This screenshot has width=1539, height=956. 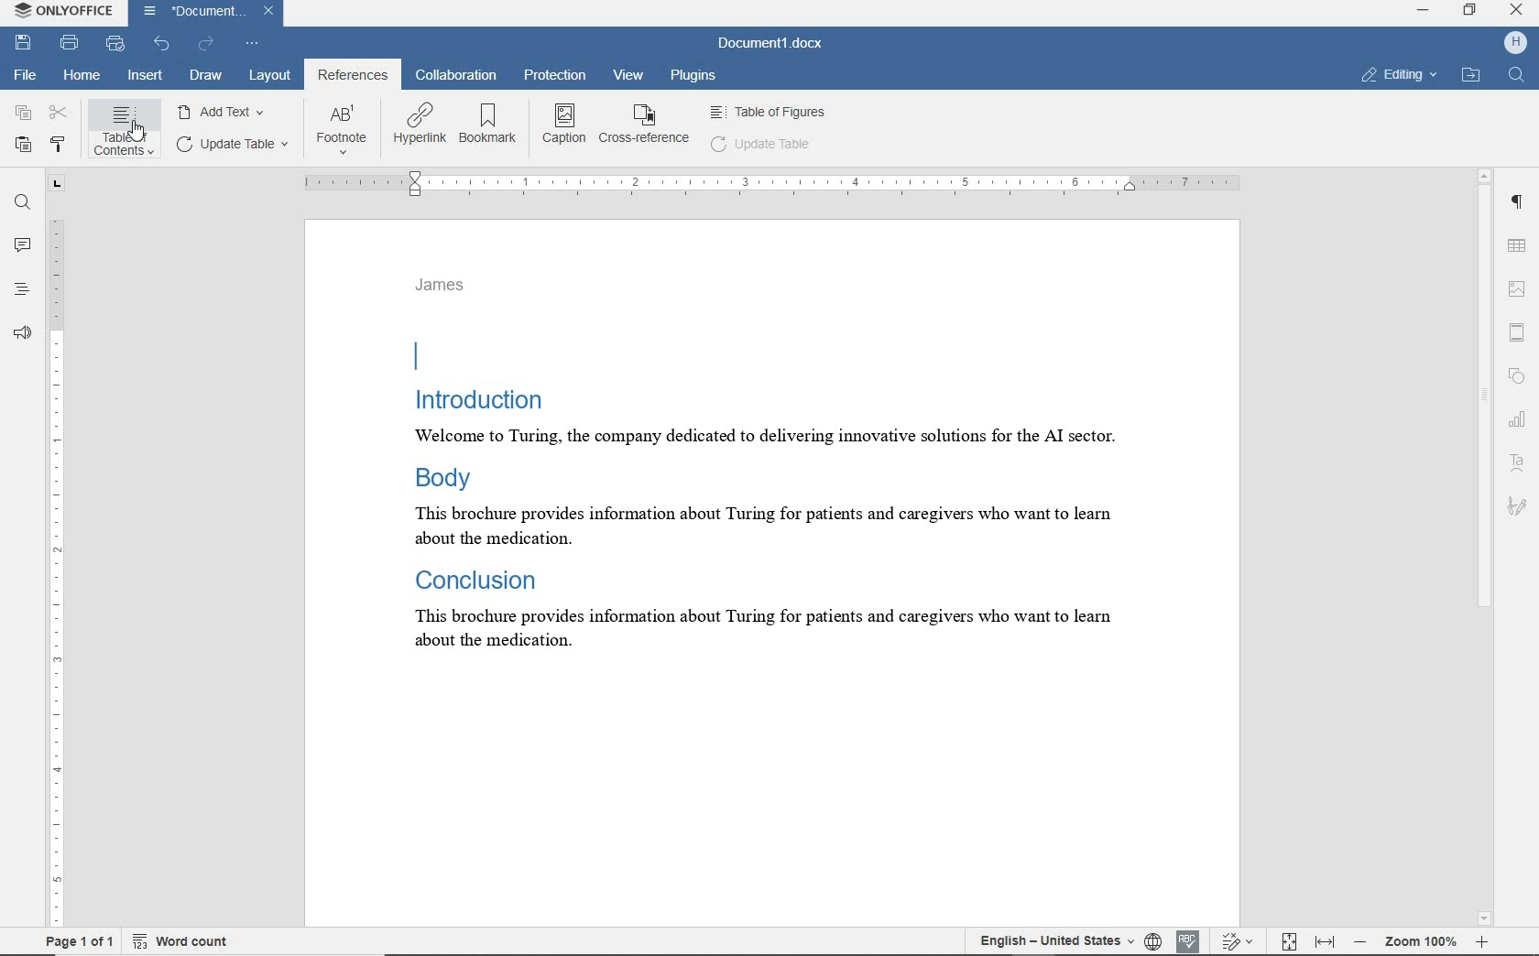 What do you see at coordinates (163, 44) in the screenshot?
I see `undo` at bounding box center [163, 44].